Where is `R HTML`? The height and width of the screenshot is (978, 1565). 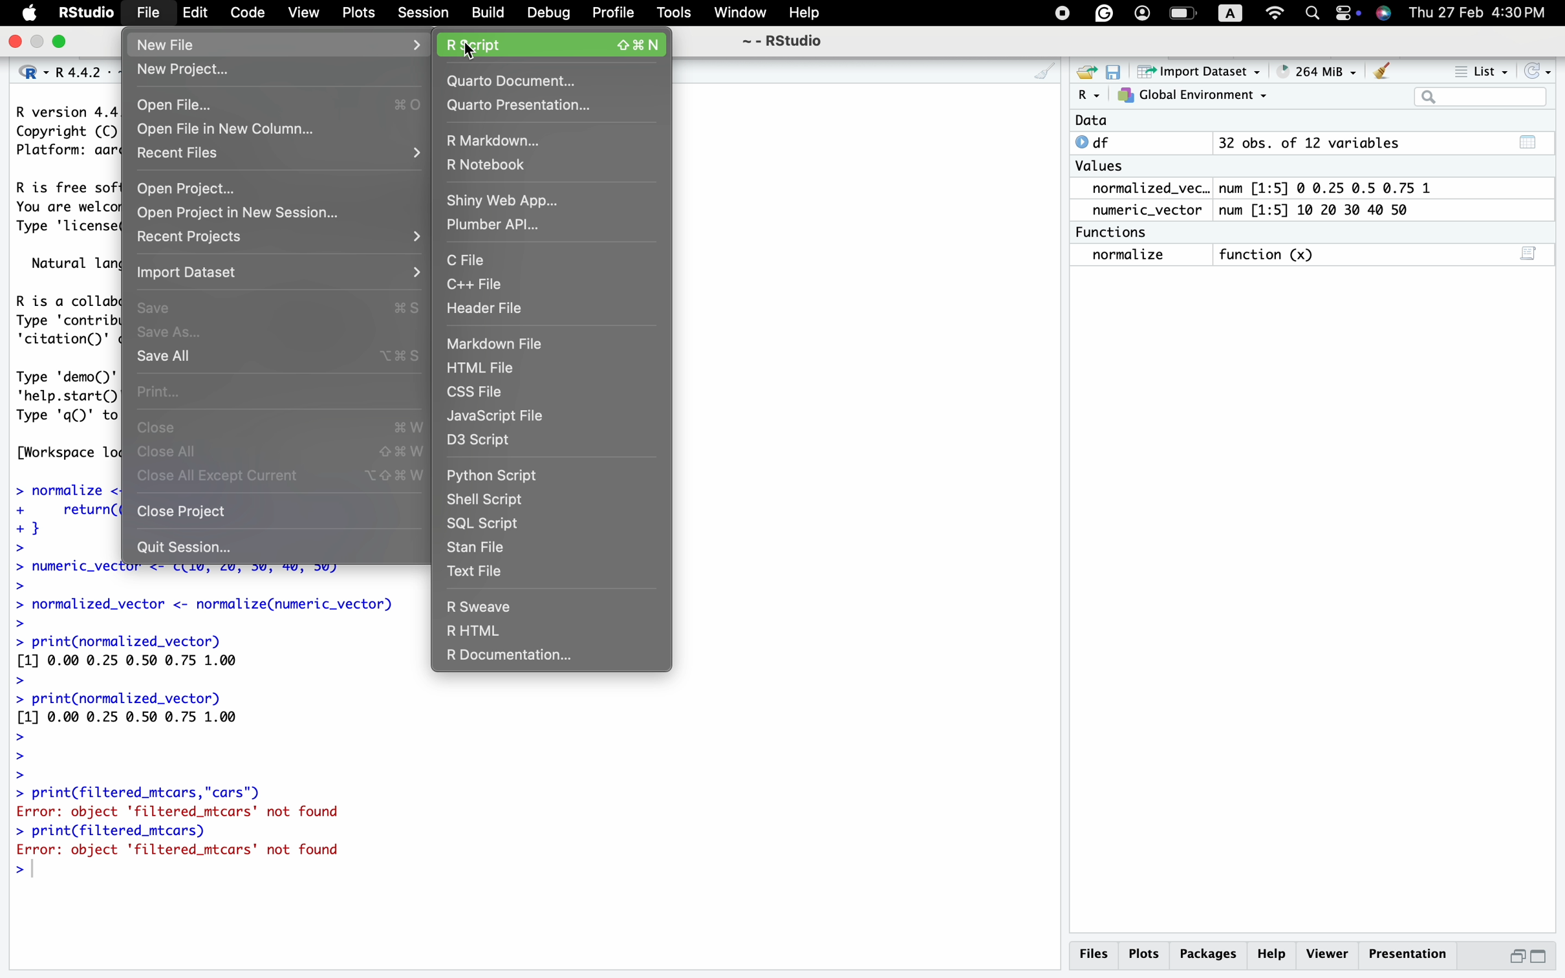
R HTML is located at coordinates (546, 633).